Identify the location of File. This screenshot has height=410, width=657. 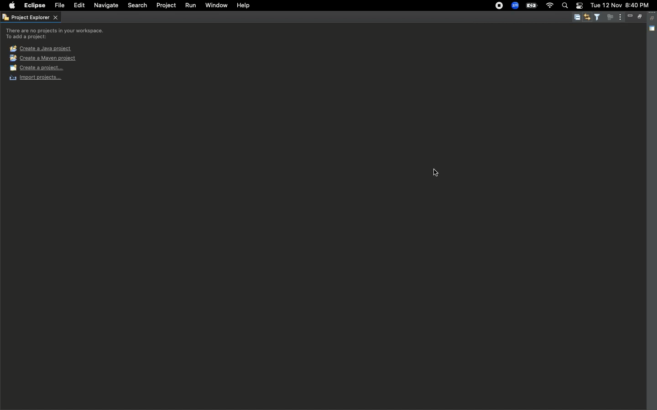
(60, 5).